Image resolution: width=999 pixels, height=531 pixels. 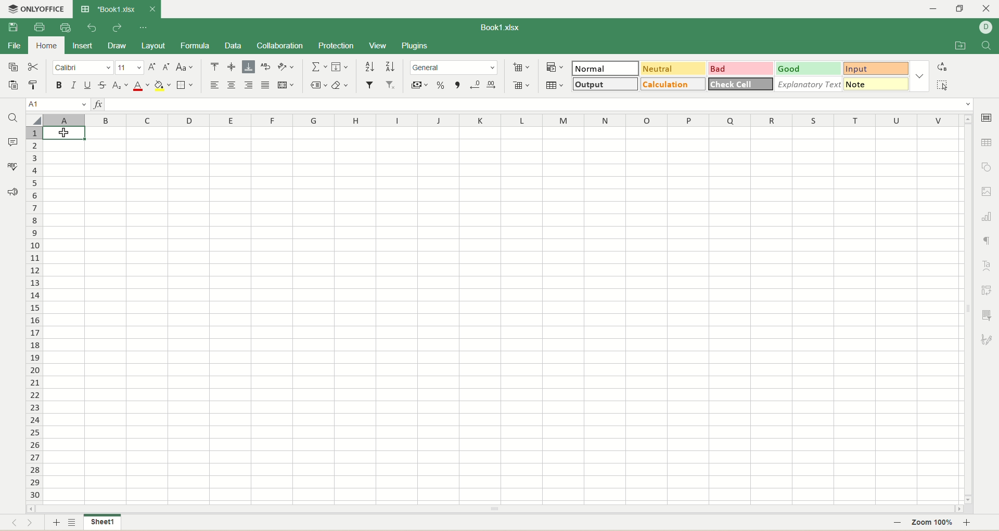 What do you see at coordinates (33, 314) in the screenshot?
I see `row number` at bounding box center [33, 314].